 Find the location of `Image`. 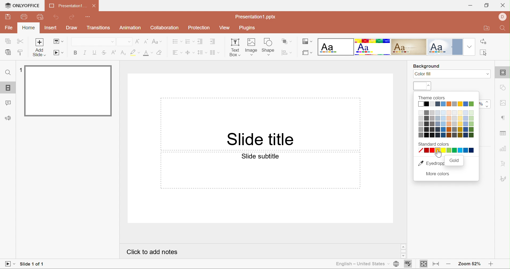

Image is located at coordinates (251, 46).